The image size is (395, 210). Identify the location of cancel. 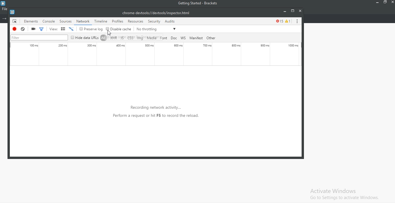
(23, 29).